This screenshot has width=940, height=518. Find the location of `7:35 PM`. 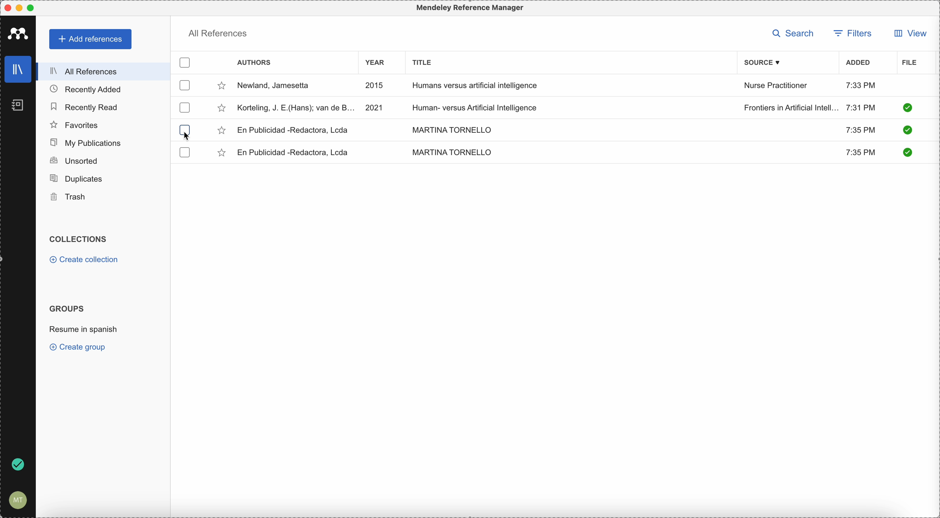

7:35 PM is located at coordinates (862, 153).